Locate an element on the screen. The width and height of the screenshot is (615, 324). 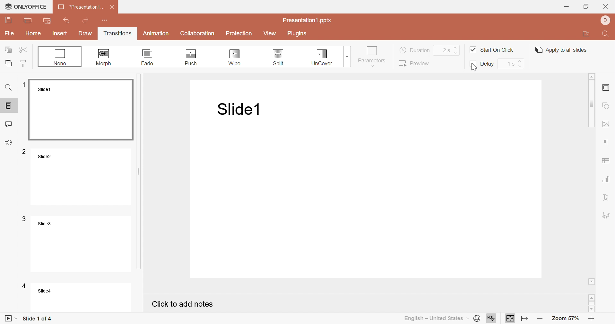
English - United States is located at coordinates (437, 319).